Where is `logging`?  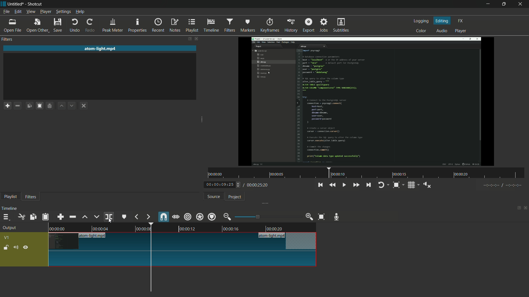 logging is located at coordinates (422, 21).